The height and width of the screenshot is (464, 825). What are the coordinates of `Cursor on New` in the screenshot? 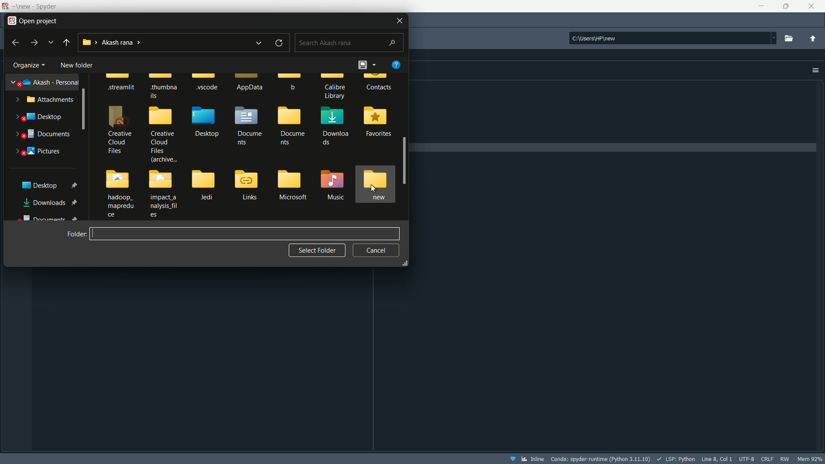 It's located at (371, 186).